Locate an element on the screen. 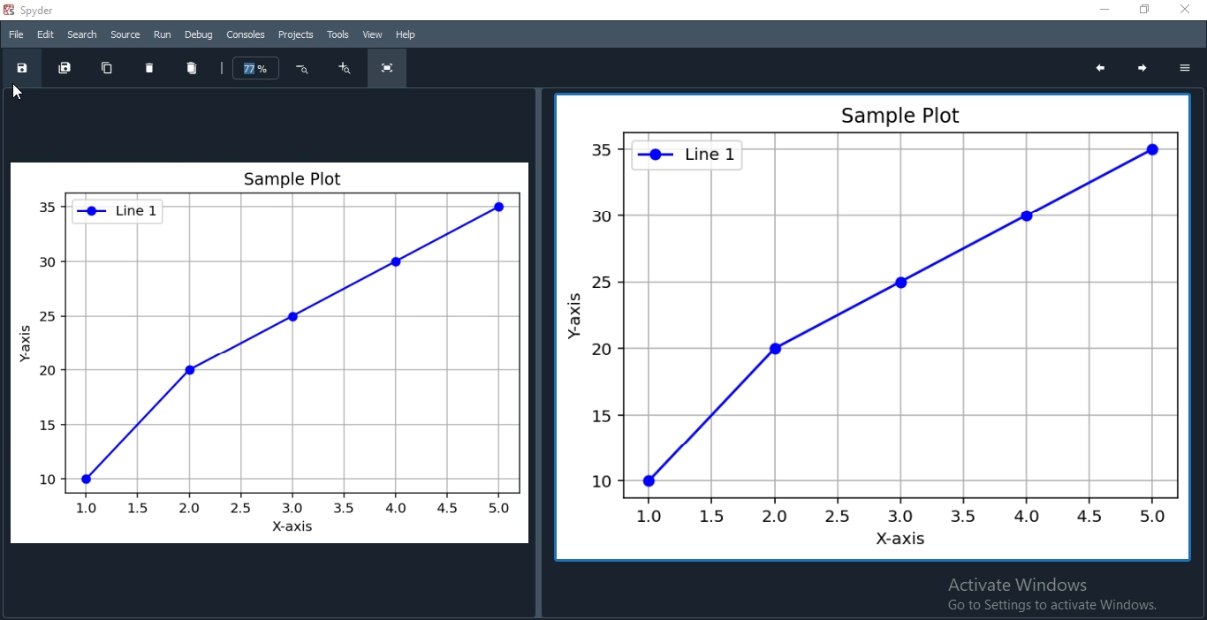  save all is located at coordinates (66, 65).